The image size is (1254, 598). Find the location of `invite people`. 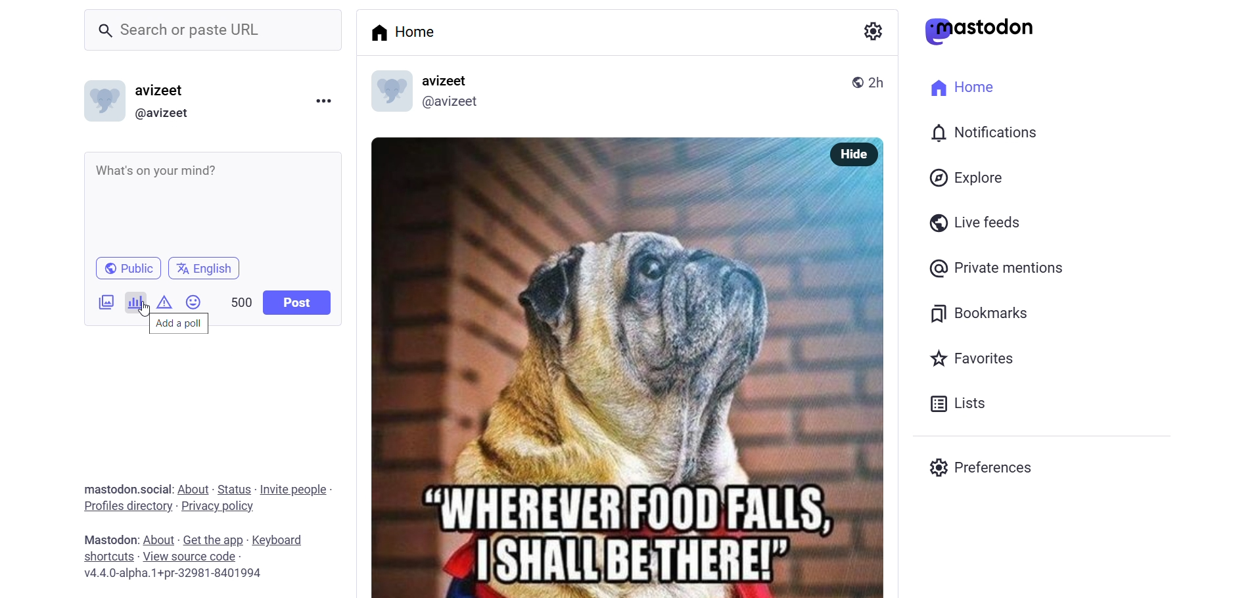

invite people is located at coordinates (296, 489).